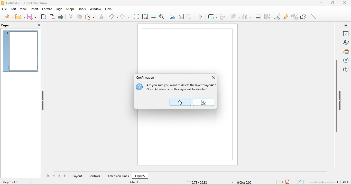 The height and width of the screenshot is (185, 351). I want to click on shapes, so click(345, 69).